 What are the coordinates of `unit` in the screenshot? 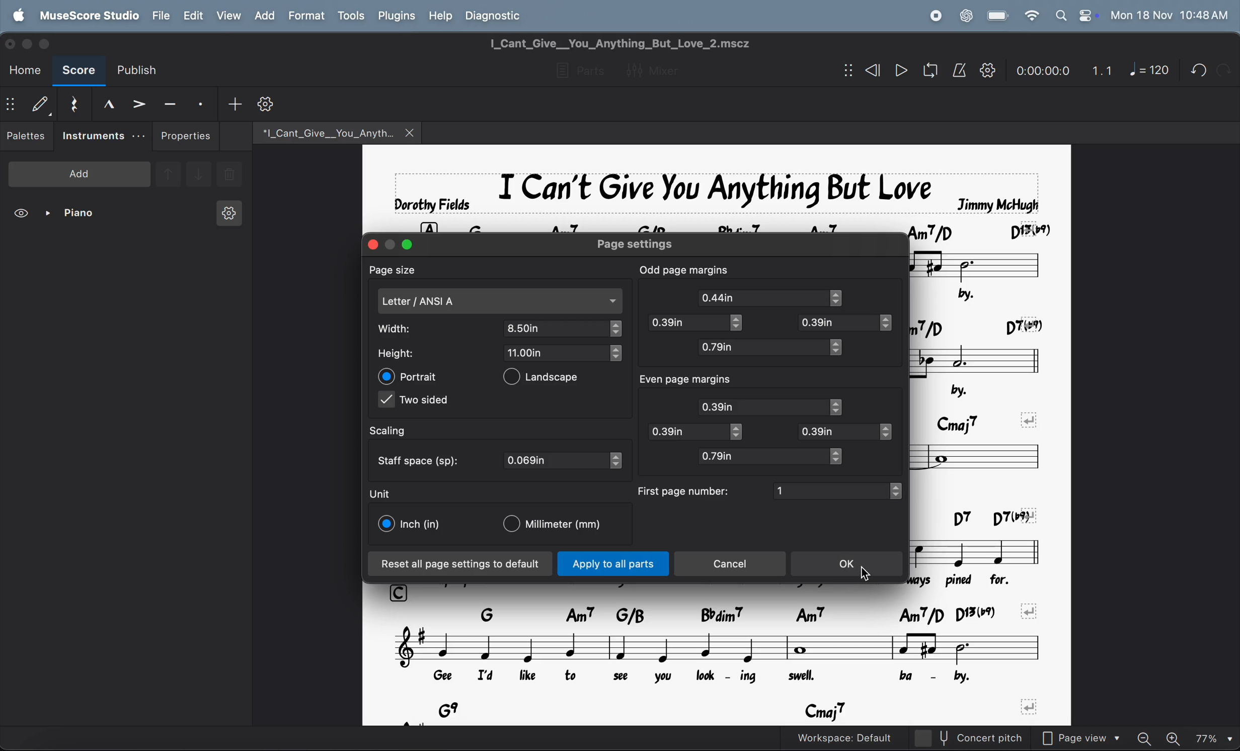 It's located at (380, 493).